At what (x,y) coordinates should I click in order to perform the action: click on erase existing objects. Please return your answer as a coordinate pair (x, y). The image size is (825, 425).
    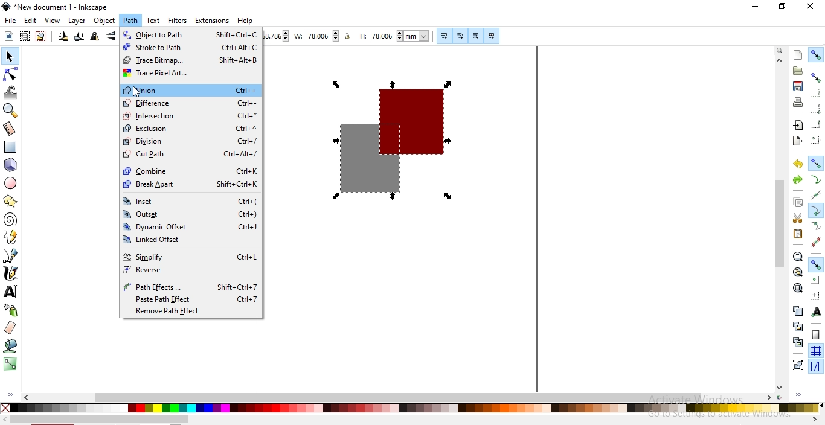
    Looking at the image, I should click on (10, 327).